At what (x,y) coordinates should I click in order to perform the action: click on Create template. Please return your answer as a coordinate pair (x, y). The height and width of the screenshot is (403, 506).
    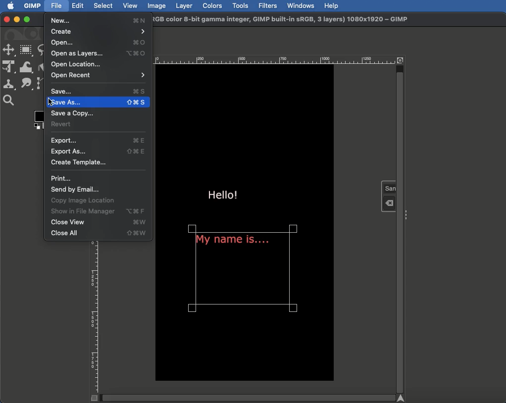
    Looking at the image, I should click on (81, 163).